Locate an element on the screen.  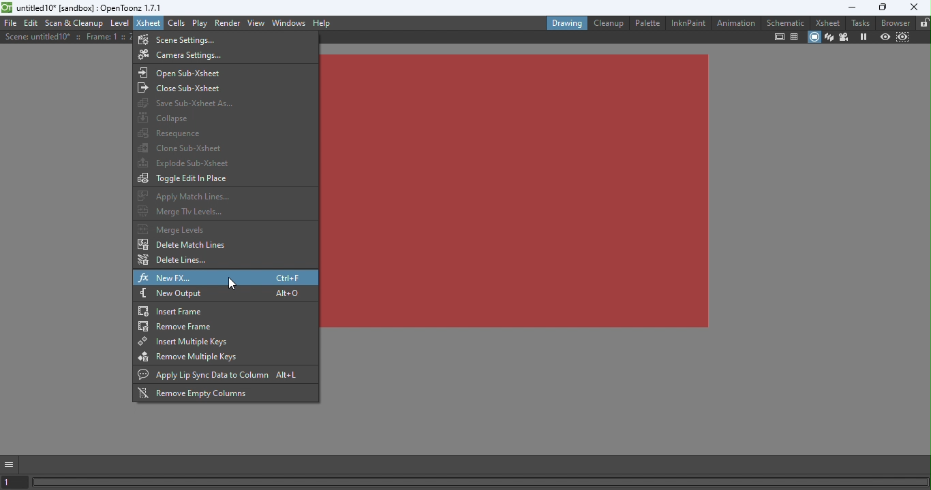
Insert Multiple keys is located at coordinates (222, 341).